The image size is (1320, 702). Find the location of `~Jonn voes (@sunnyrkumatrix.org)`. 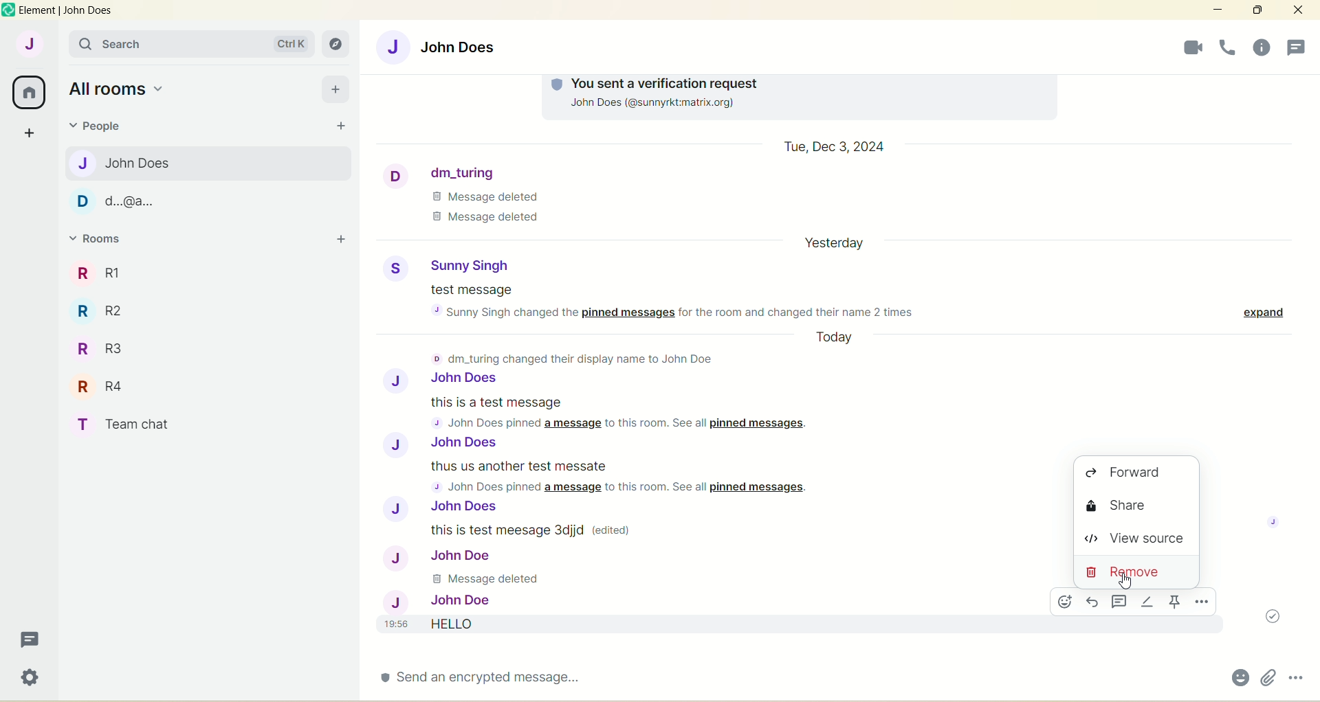

~Jonn voes (@sunnyrkumatrix.org) is located at coordinates (659, 103).